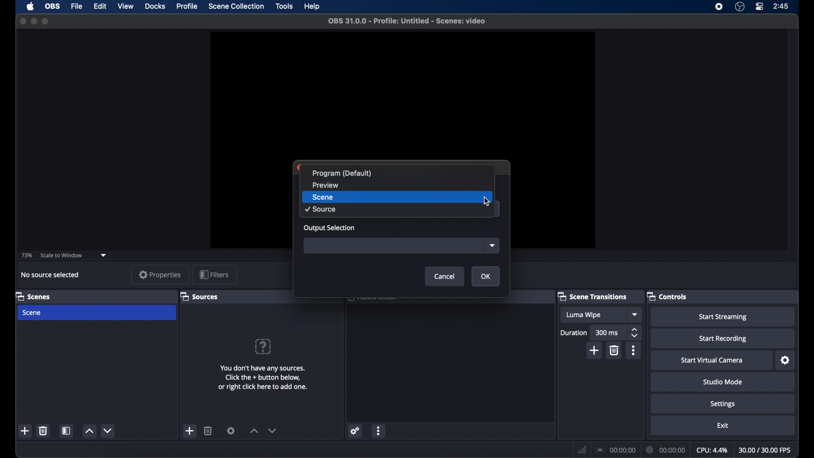 This screenshot has width=814, height=458. I want to click on scale to window, so click(61, 255).